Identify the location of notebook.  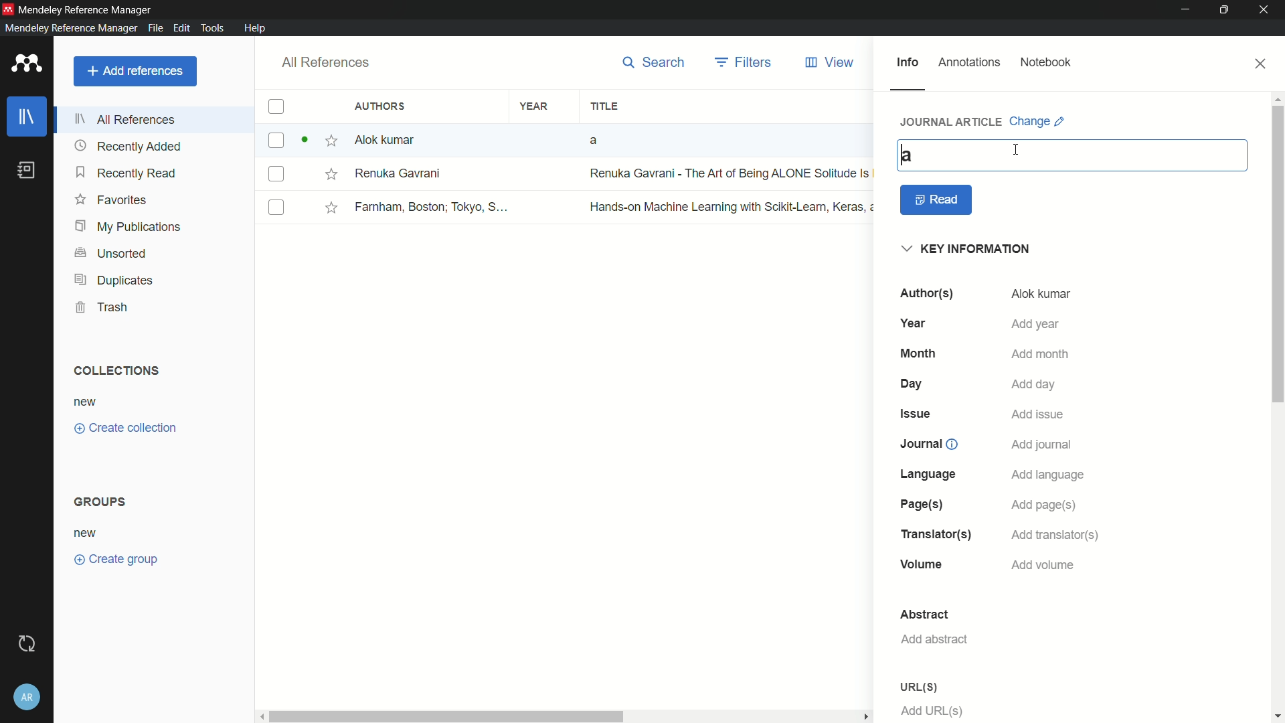
(1046, 63).